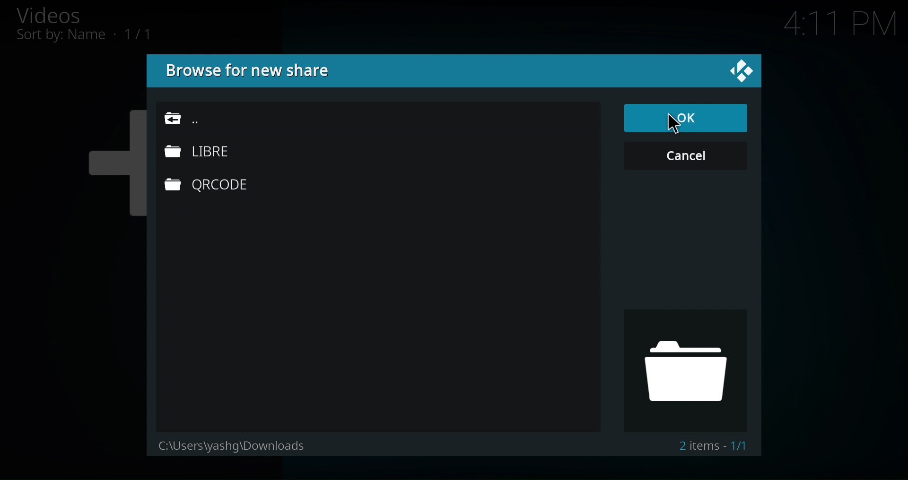  I want to click on Cancel, so click(690, 157).